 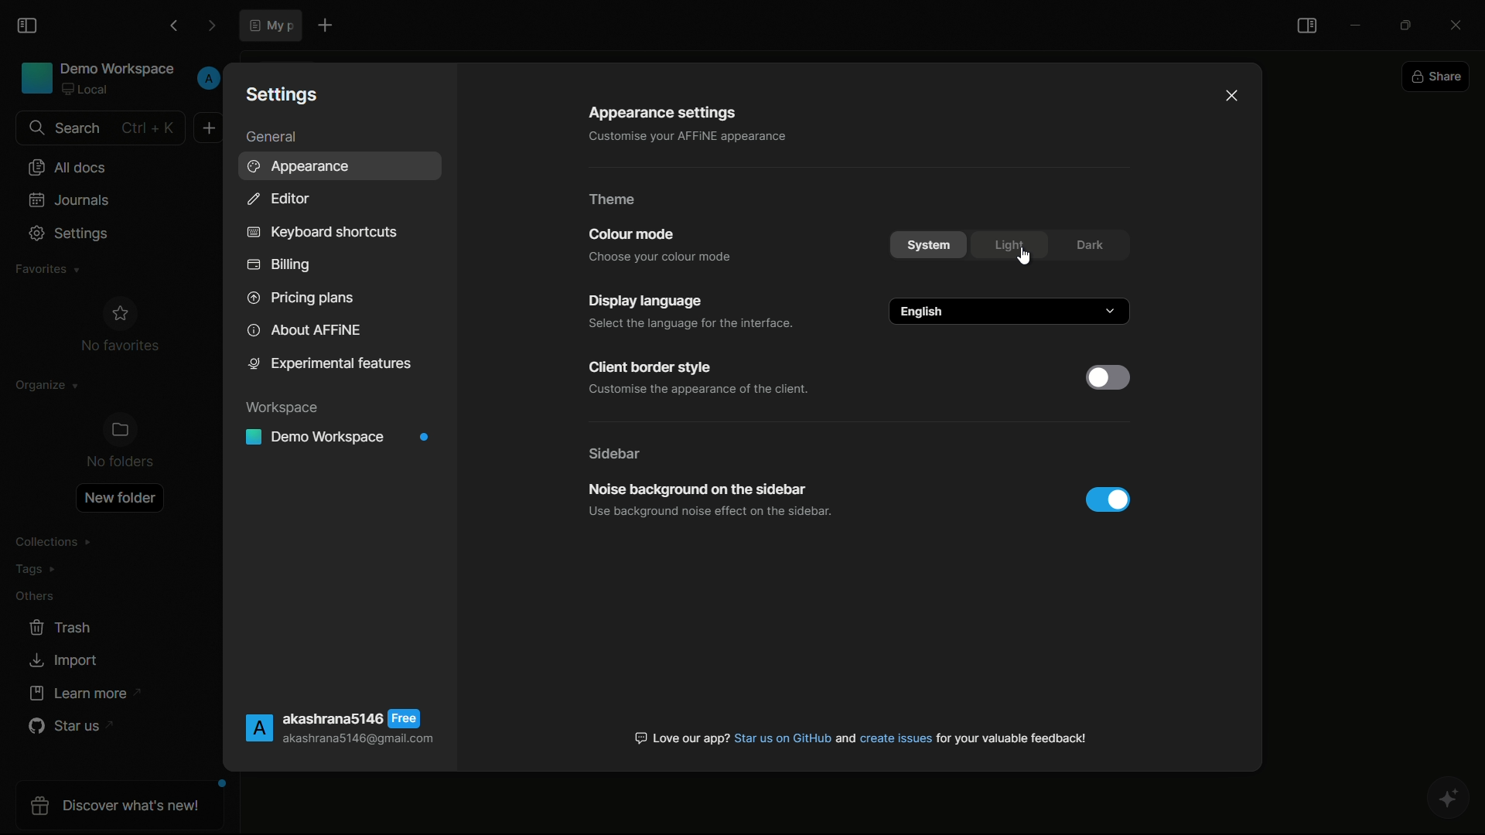 What do you see at coordinates (63, 660) in the screenshot?
I see `import` at bounding box center [63, 660].